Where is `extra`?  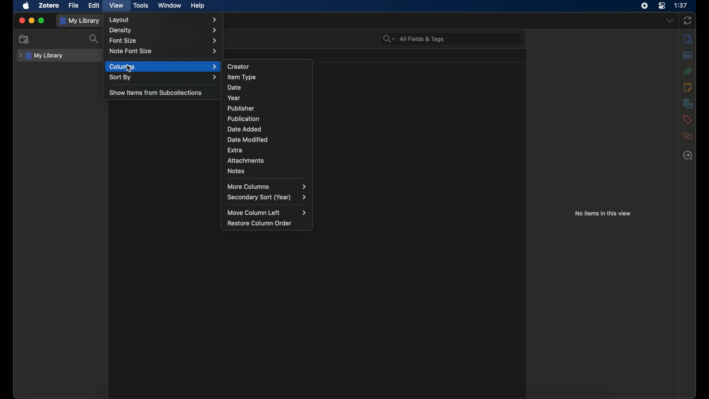
extra is located at coordinates (235, 150).